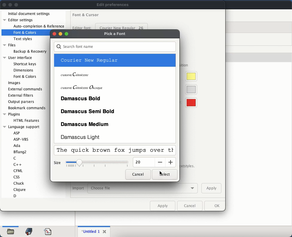  What do you see at coordinates (17, 4) in the screenshot?
I see `maximize` at bounding box center [17, 4].